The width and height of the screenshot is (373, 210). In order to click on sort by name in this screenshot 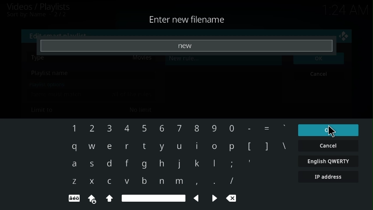, I will do `click(38, 16)`.